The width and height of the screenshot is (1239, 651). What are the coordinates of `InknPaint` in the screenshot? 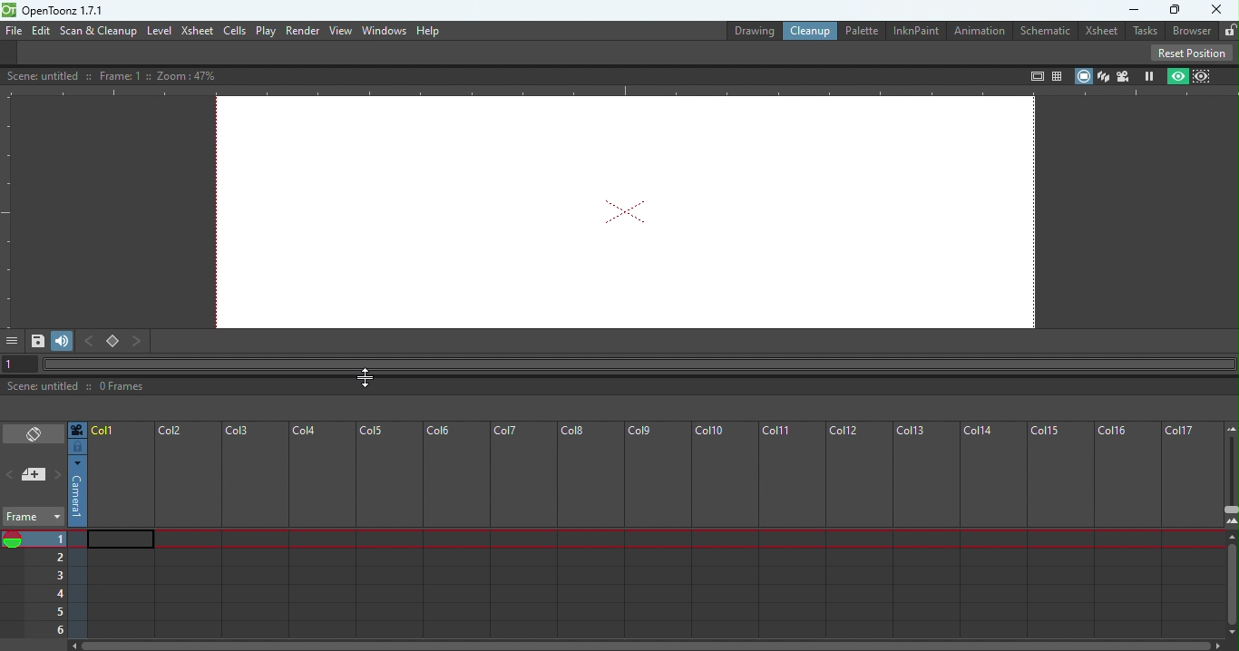 It's located at (919, 30).